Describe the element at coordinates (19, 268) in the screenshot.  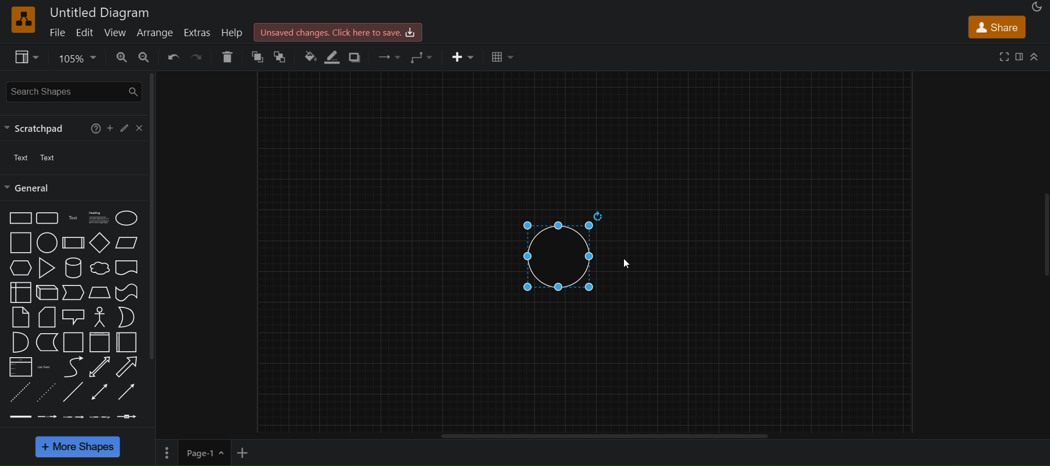
I see `hexagon` at that location.